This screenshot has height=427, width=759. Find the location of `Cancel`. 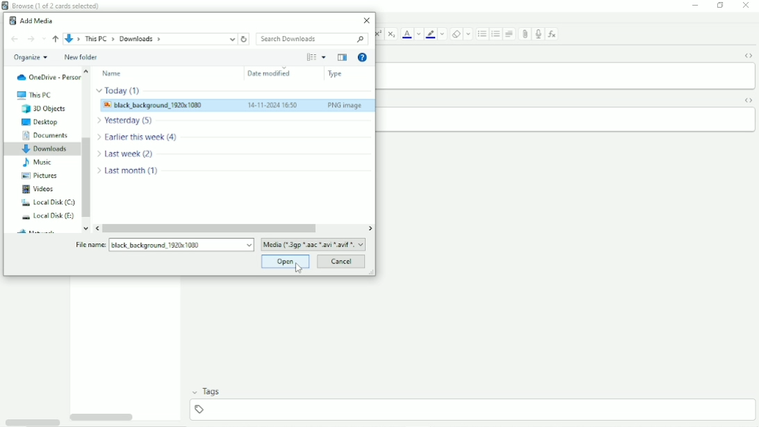

Cancel is located at coordinates (341, 262).